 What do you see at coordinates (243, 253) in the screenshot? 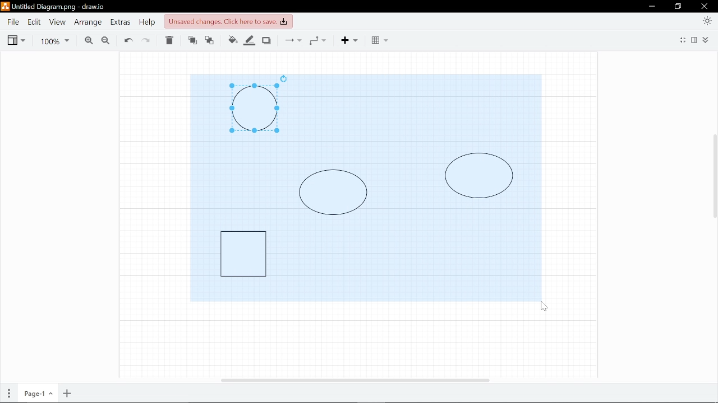
I see `Diagram` at bounding box center [243, 253].